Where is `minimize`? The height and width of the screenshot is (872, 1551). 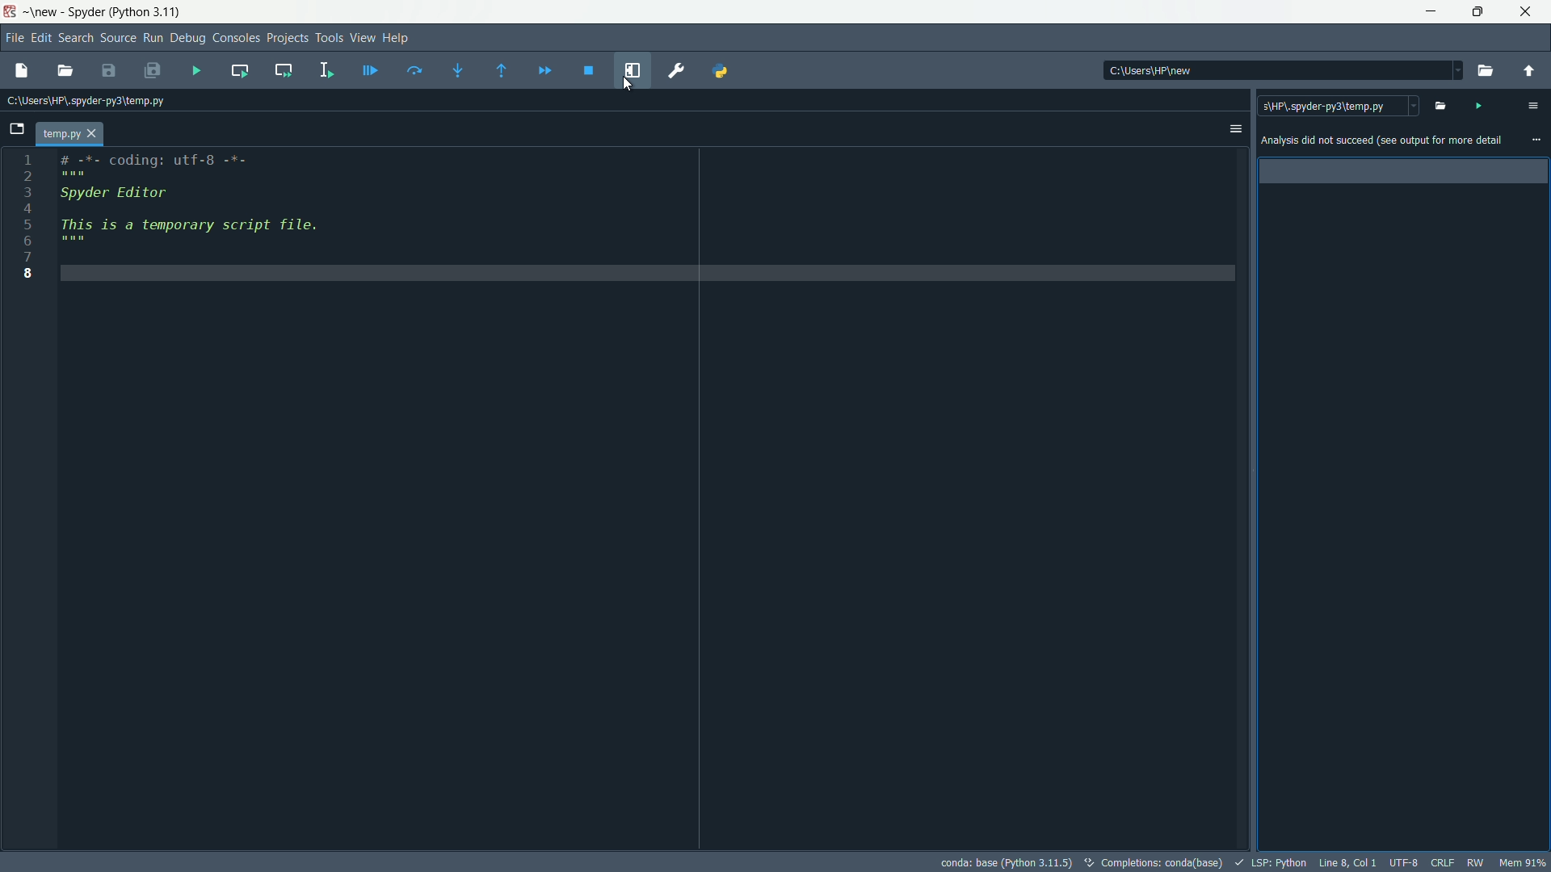
minimize is located at coordinates (1432, 12).